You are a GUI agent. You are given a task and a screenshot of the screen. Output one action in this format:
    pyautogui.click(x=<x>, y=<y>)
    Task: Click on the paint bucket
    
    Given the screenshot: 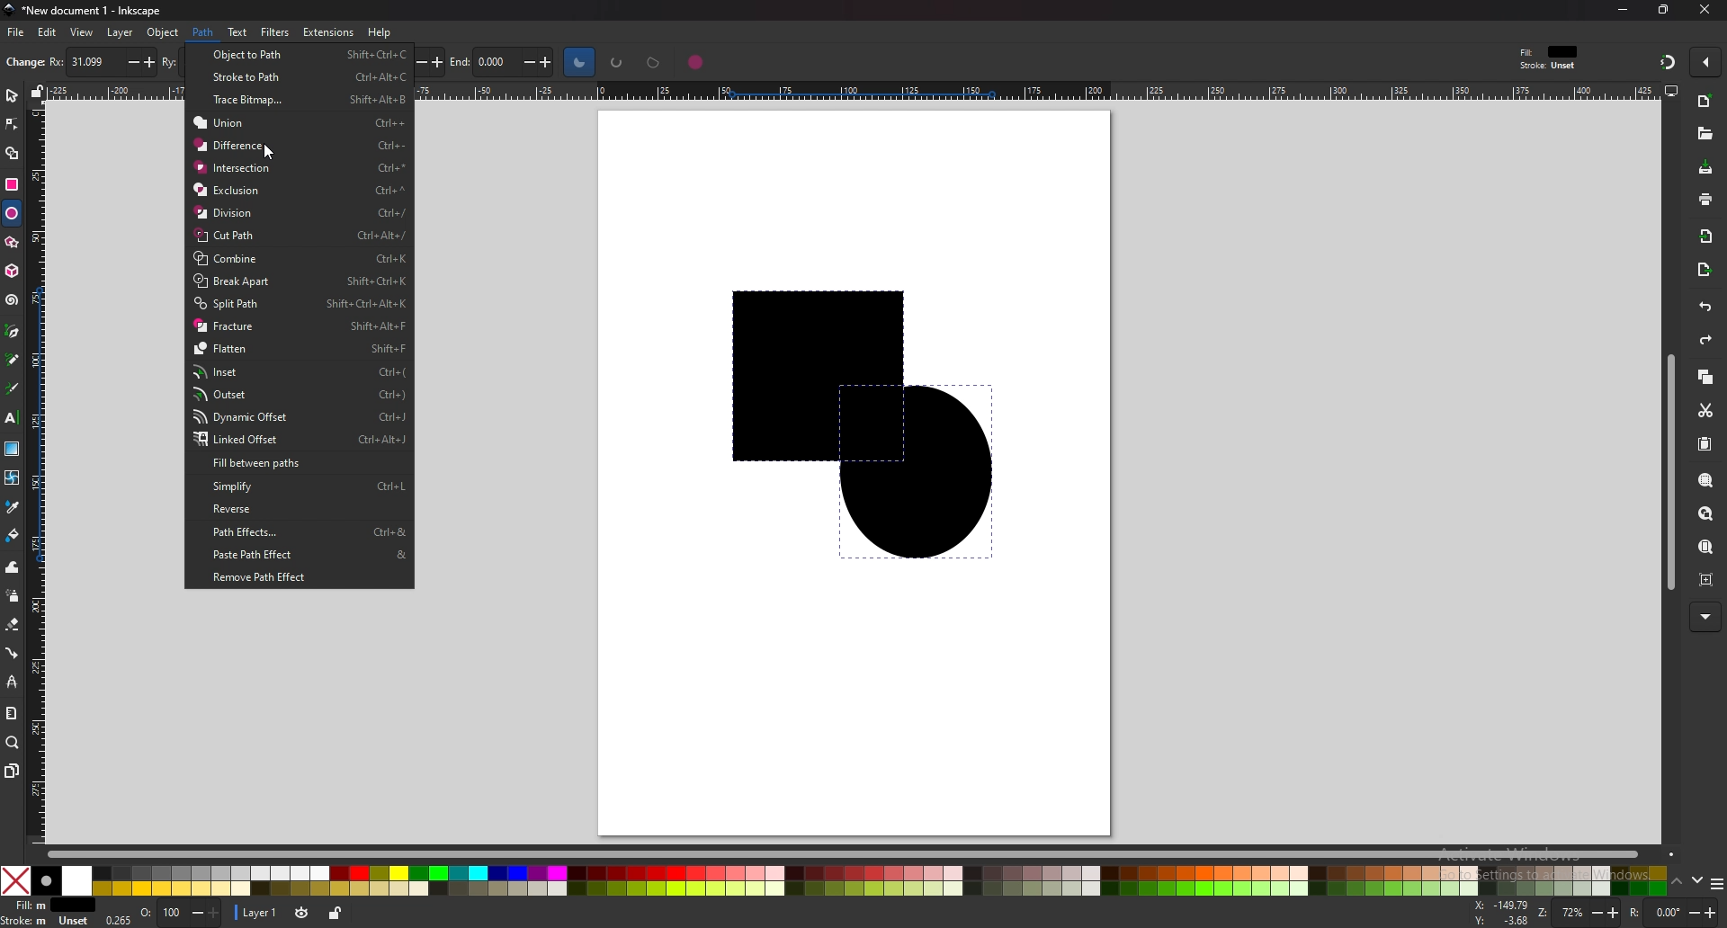 What is the action you would take?
    pyautogui.click(x=13, y=536)
    